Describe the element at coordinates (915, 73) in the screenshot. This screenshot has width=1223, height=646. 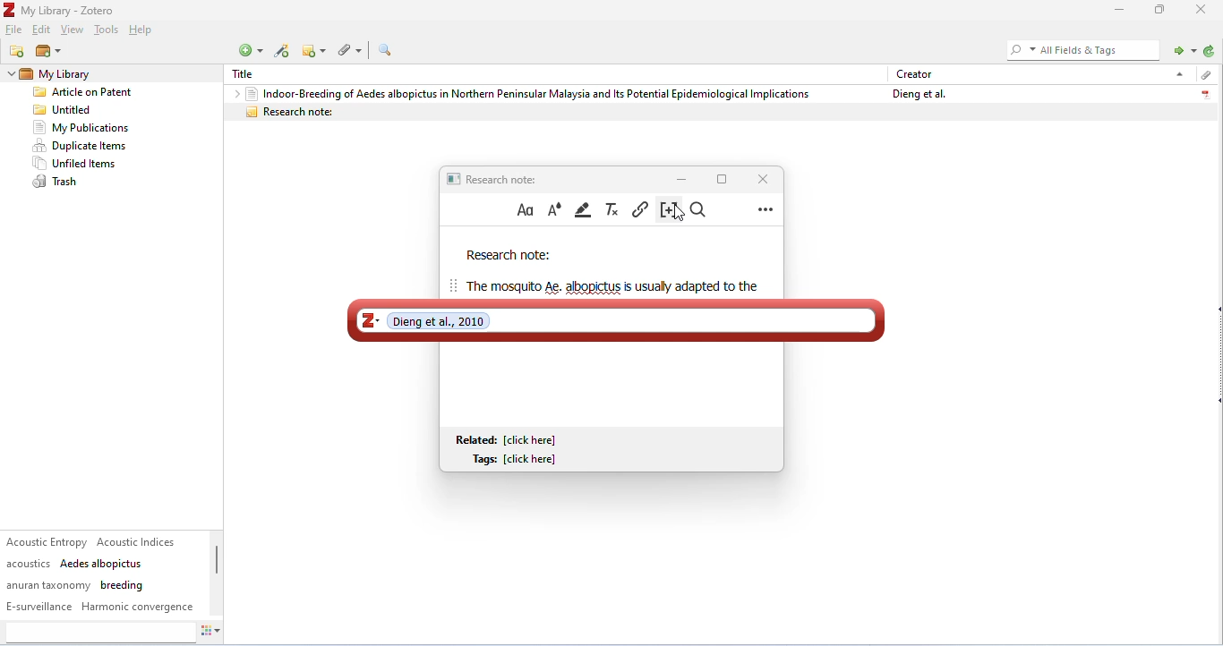
I see `creator` at that location.